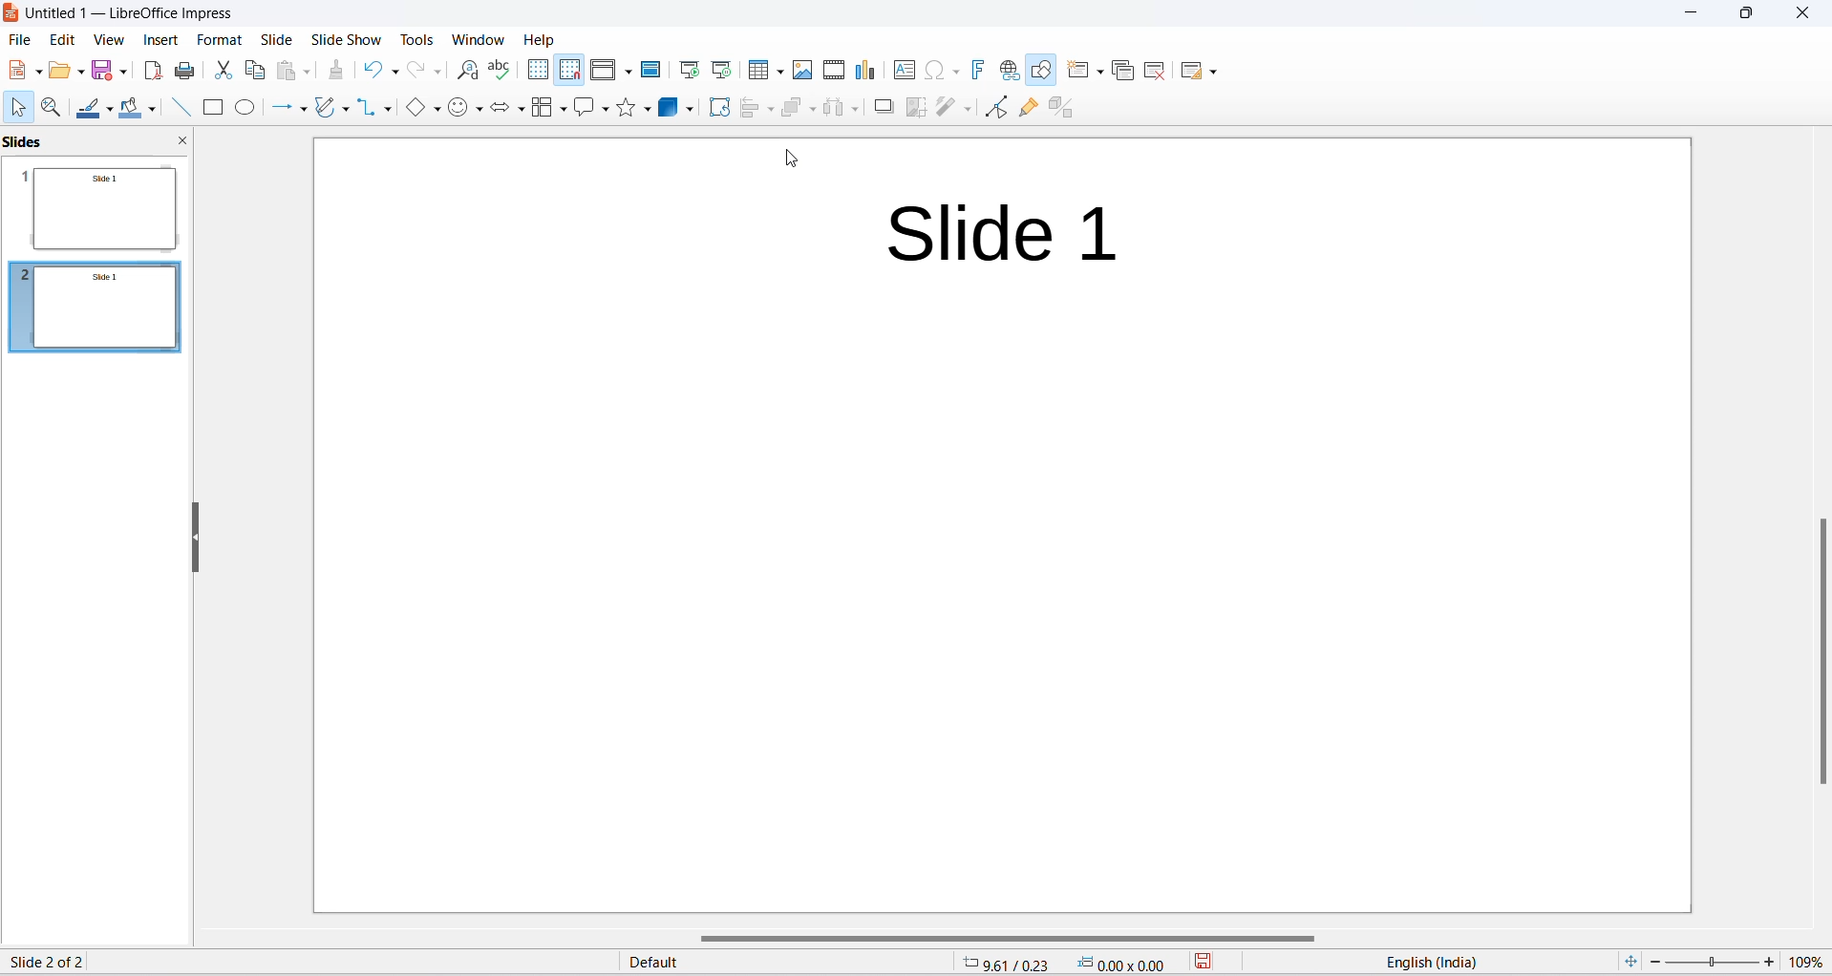 The width and height of the screenshot is (1832, 976). I want to click on display view, so click(611, 71).